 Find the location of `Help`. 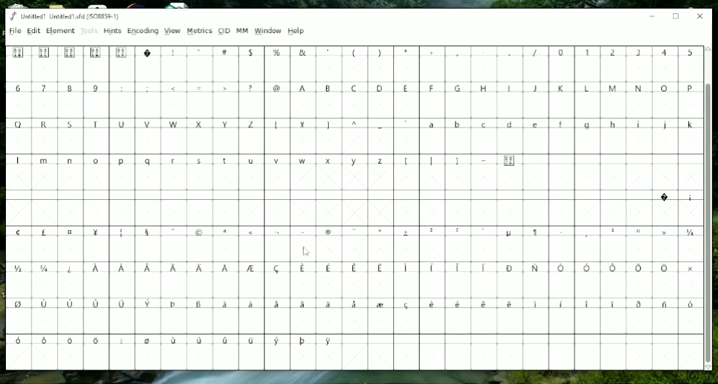

Help is located at coordinates (299, 32).